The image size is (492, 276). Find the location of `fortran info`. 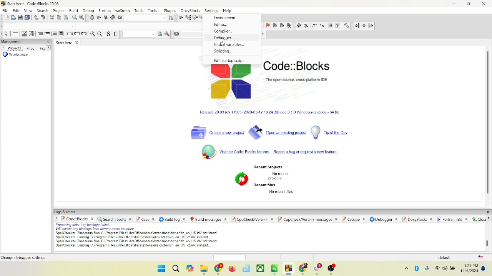

fortran info is located at coordinates (454, 219).